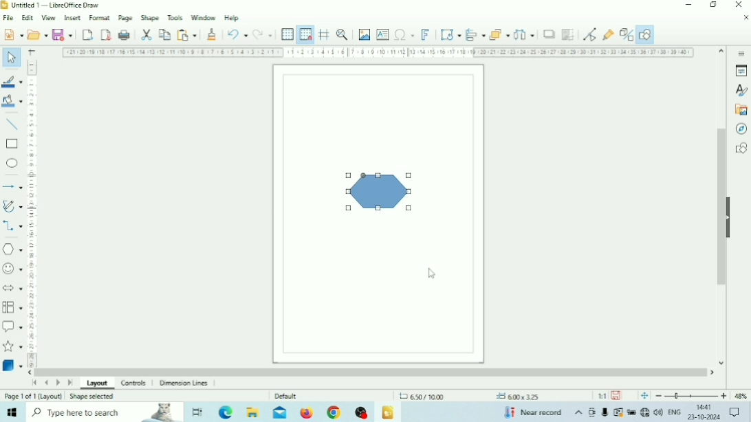  What do you see at coordinates (70, 384) in the screenshot?
I see `Scroll to last page` at bounding box center [70, 384].